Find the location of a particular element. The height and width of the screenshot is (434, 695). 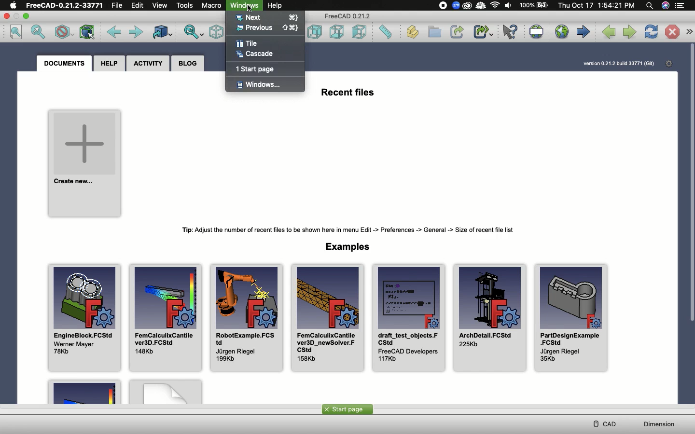

Zoom is located at coordinates (456, 5).